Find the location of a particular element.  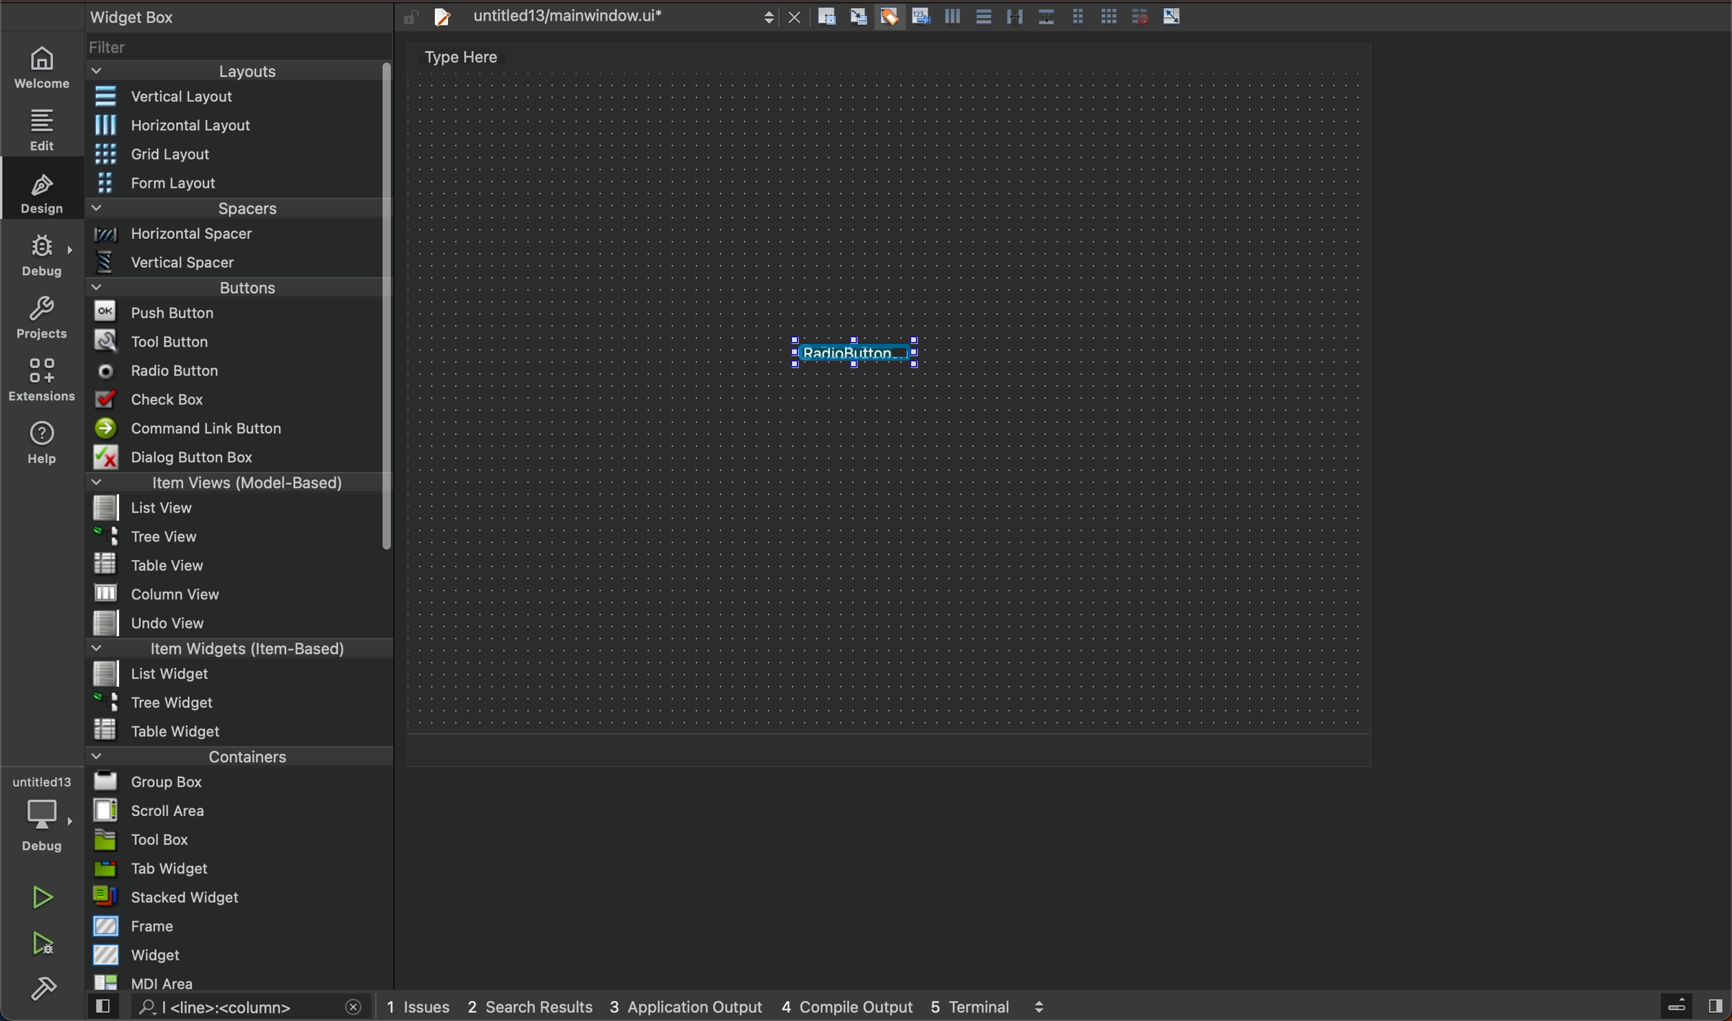

table widget is located at coordinates (240, 729).